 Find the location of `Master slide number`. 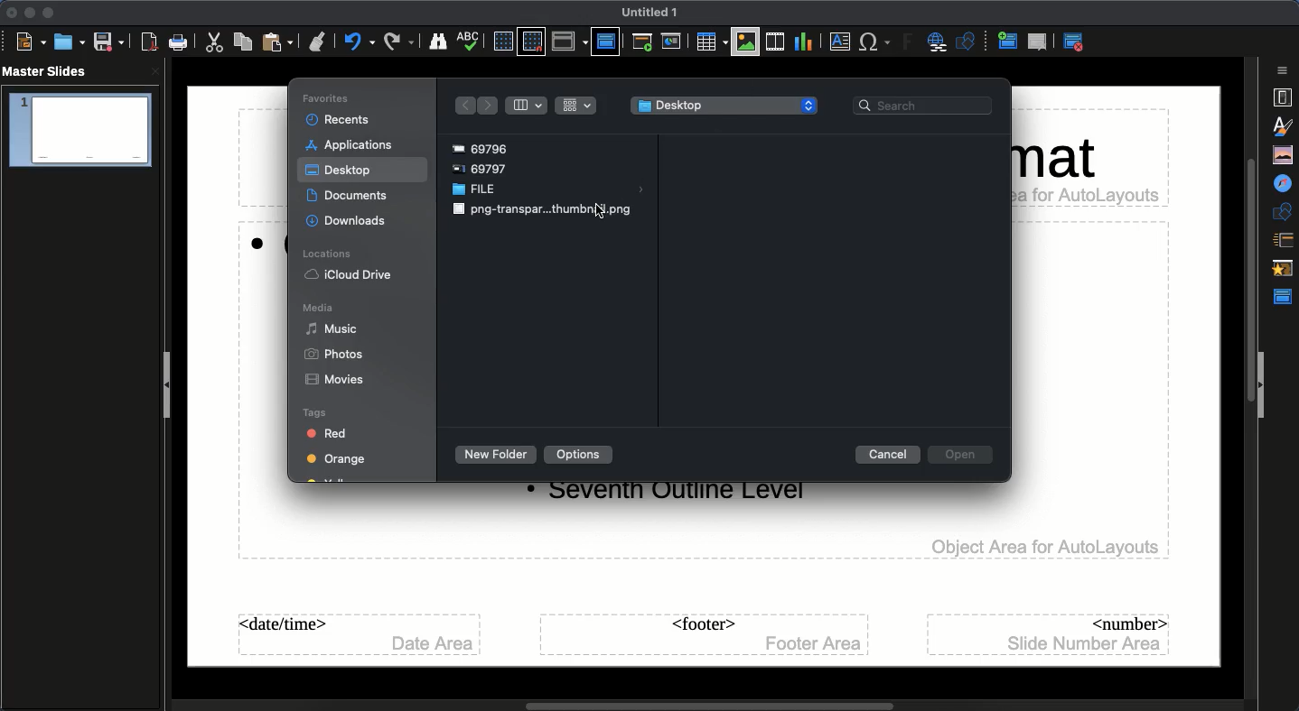

Master slide number is located at coordinates (1051, 633).